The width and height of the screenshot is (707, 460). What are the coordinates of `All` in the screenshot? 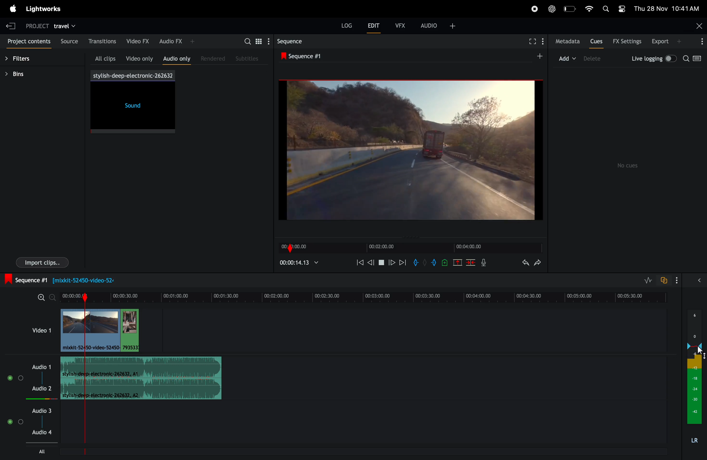 It's located at (41, 451).